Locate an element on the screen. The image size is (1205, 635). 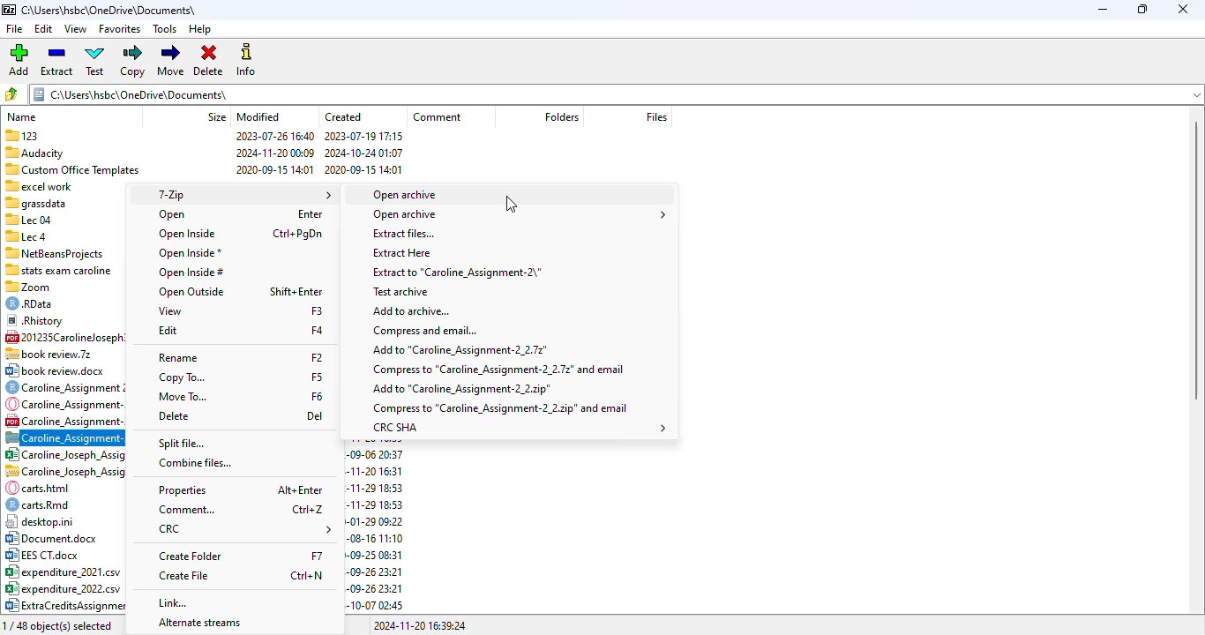
shortcut for view is located at coordinates (317, 310).